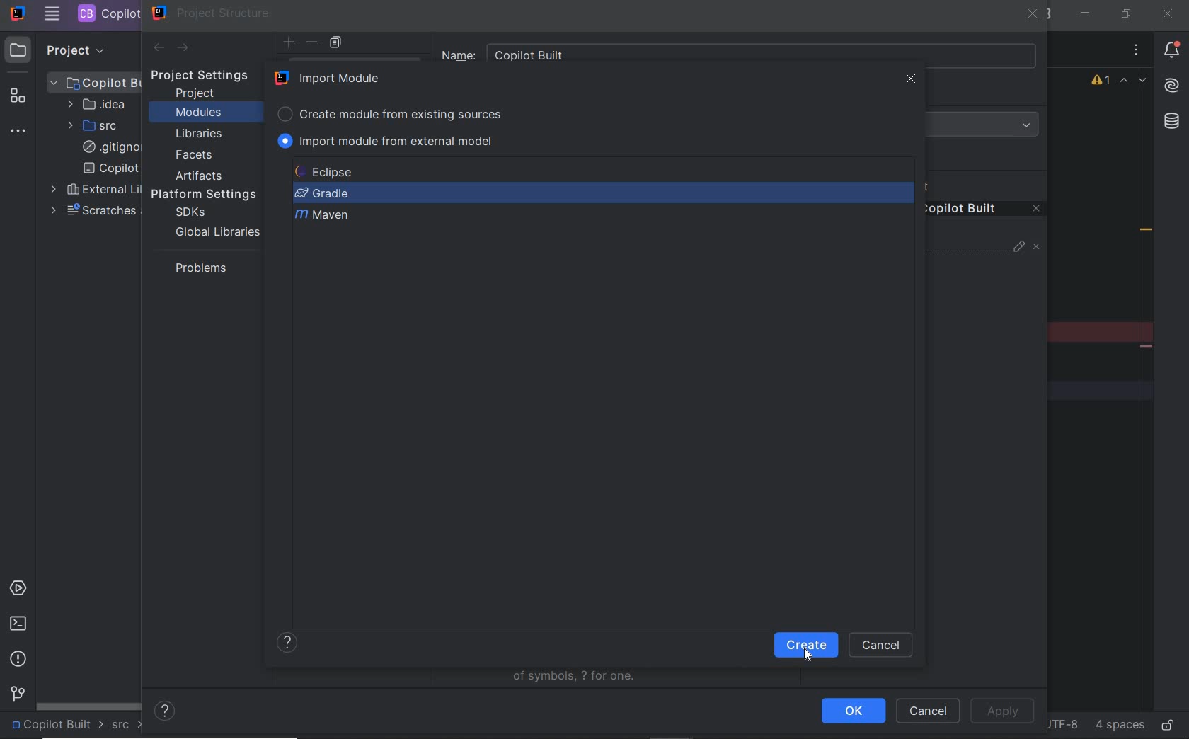 The width and height of the screenshot is (1189, 739). I want to click on add, so click(289, 42).